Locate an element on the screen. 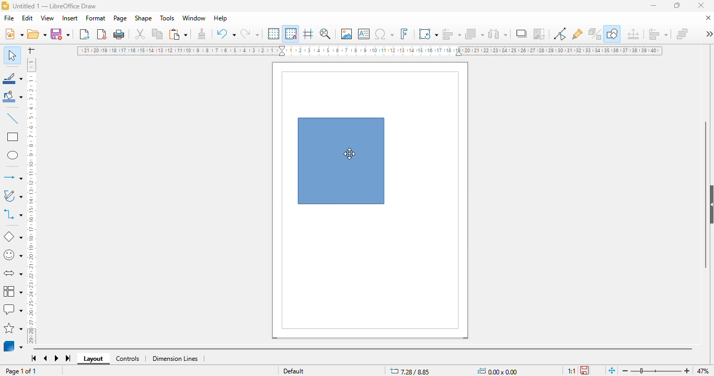 Image resolution: width=714 pixels, height=376 pixels. default is located at coordinates (294, 370).